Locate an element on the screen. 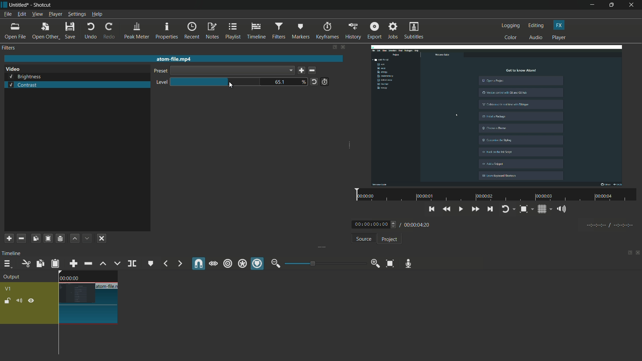 This screenshot has width=642, height=361. notes is located at coordinates (213, 31).